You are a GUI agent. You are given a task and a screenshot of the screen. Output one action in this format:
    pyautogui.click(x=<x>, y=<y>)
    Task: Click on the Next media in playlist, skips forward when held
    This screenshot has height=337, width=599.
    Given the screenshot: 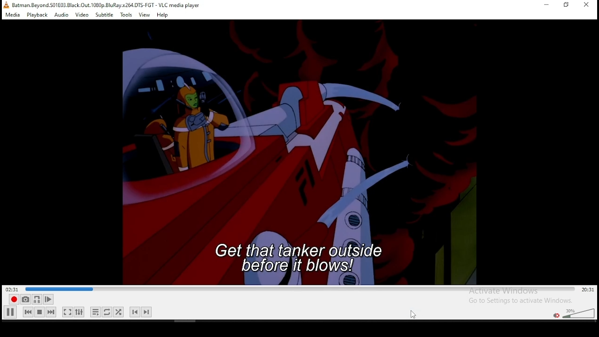 What is the action you would take?
    pyautogui.click(x=51, y=312)
    